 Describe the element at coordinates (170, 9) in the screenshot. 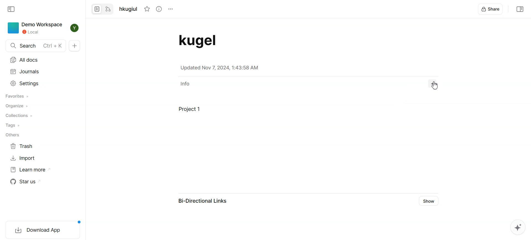

I see `options` at that location.